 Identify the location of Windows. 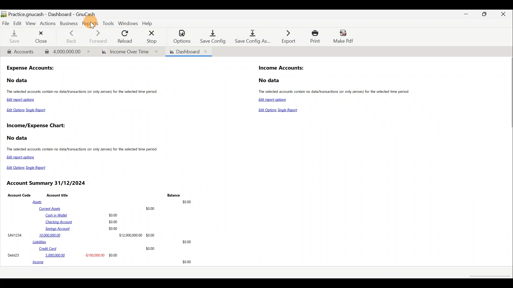
(128, 23).